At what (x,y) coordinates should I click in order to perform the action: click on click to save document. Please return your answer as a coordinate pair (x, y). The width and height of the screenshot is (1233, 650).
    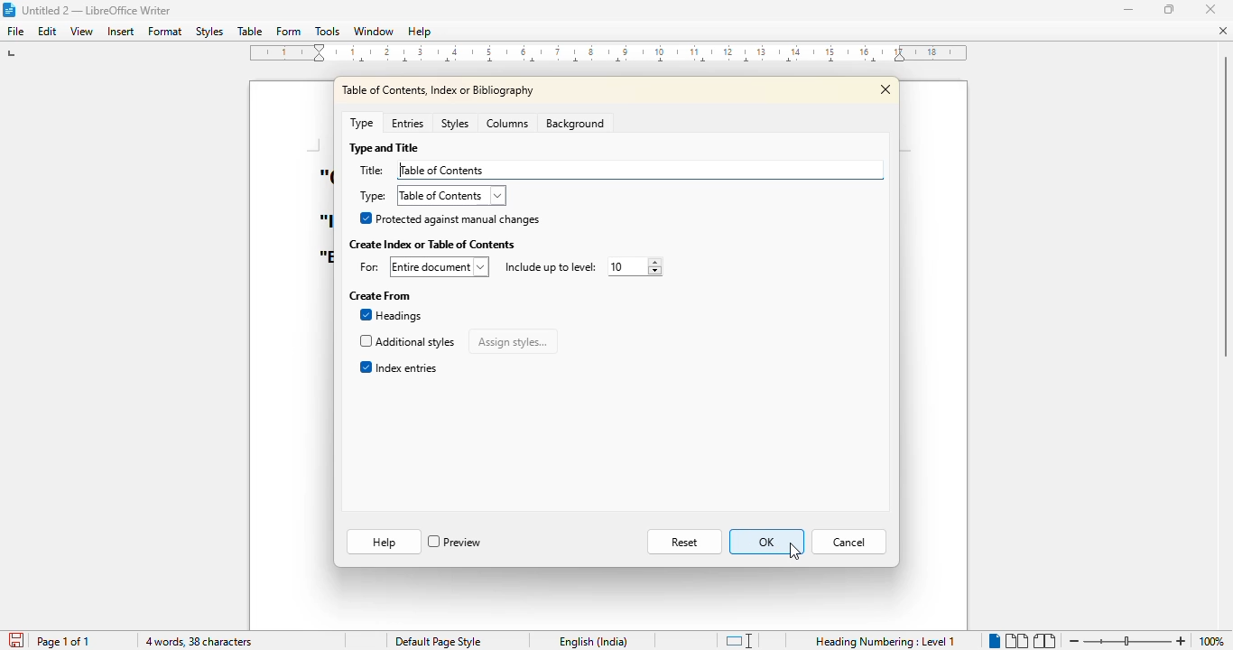
    Looking at the image, I should click on (15, 640).